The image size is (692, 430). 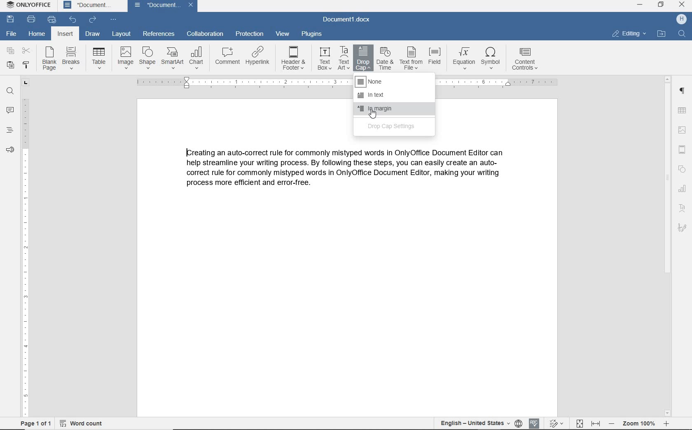 I want to click on zoom out or zoom in, so click(x=641, y=424).